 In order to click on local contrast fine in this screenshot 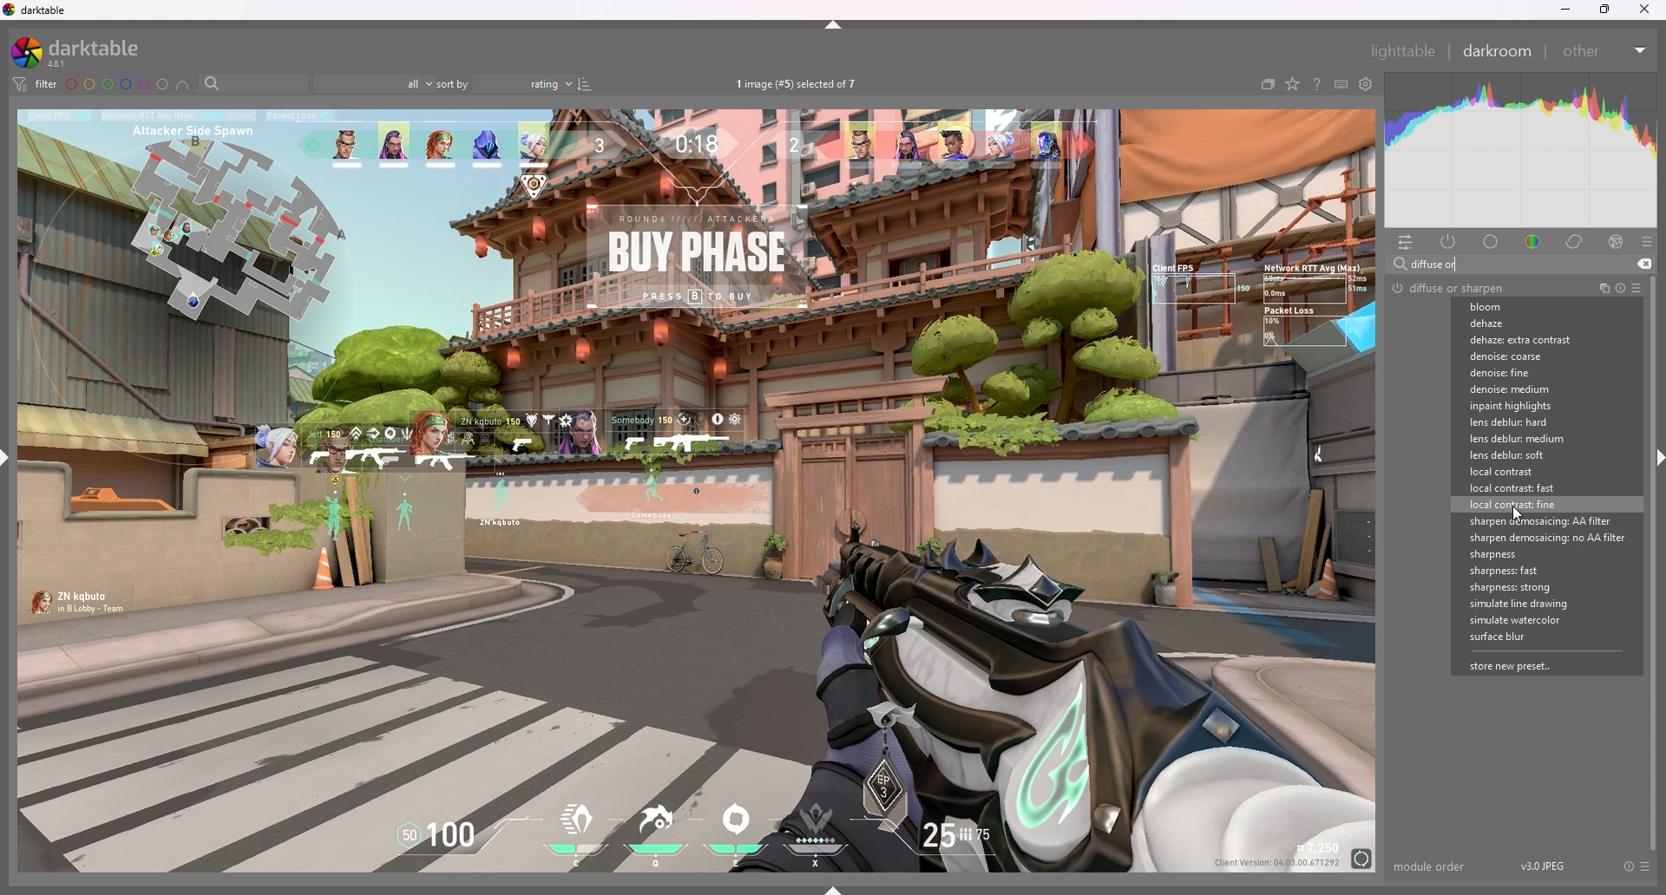, I will do `click(1525, 504)`.